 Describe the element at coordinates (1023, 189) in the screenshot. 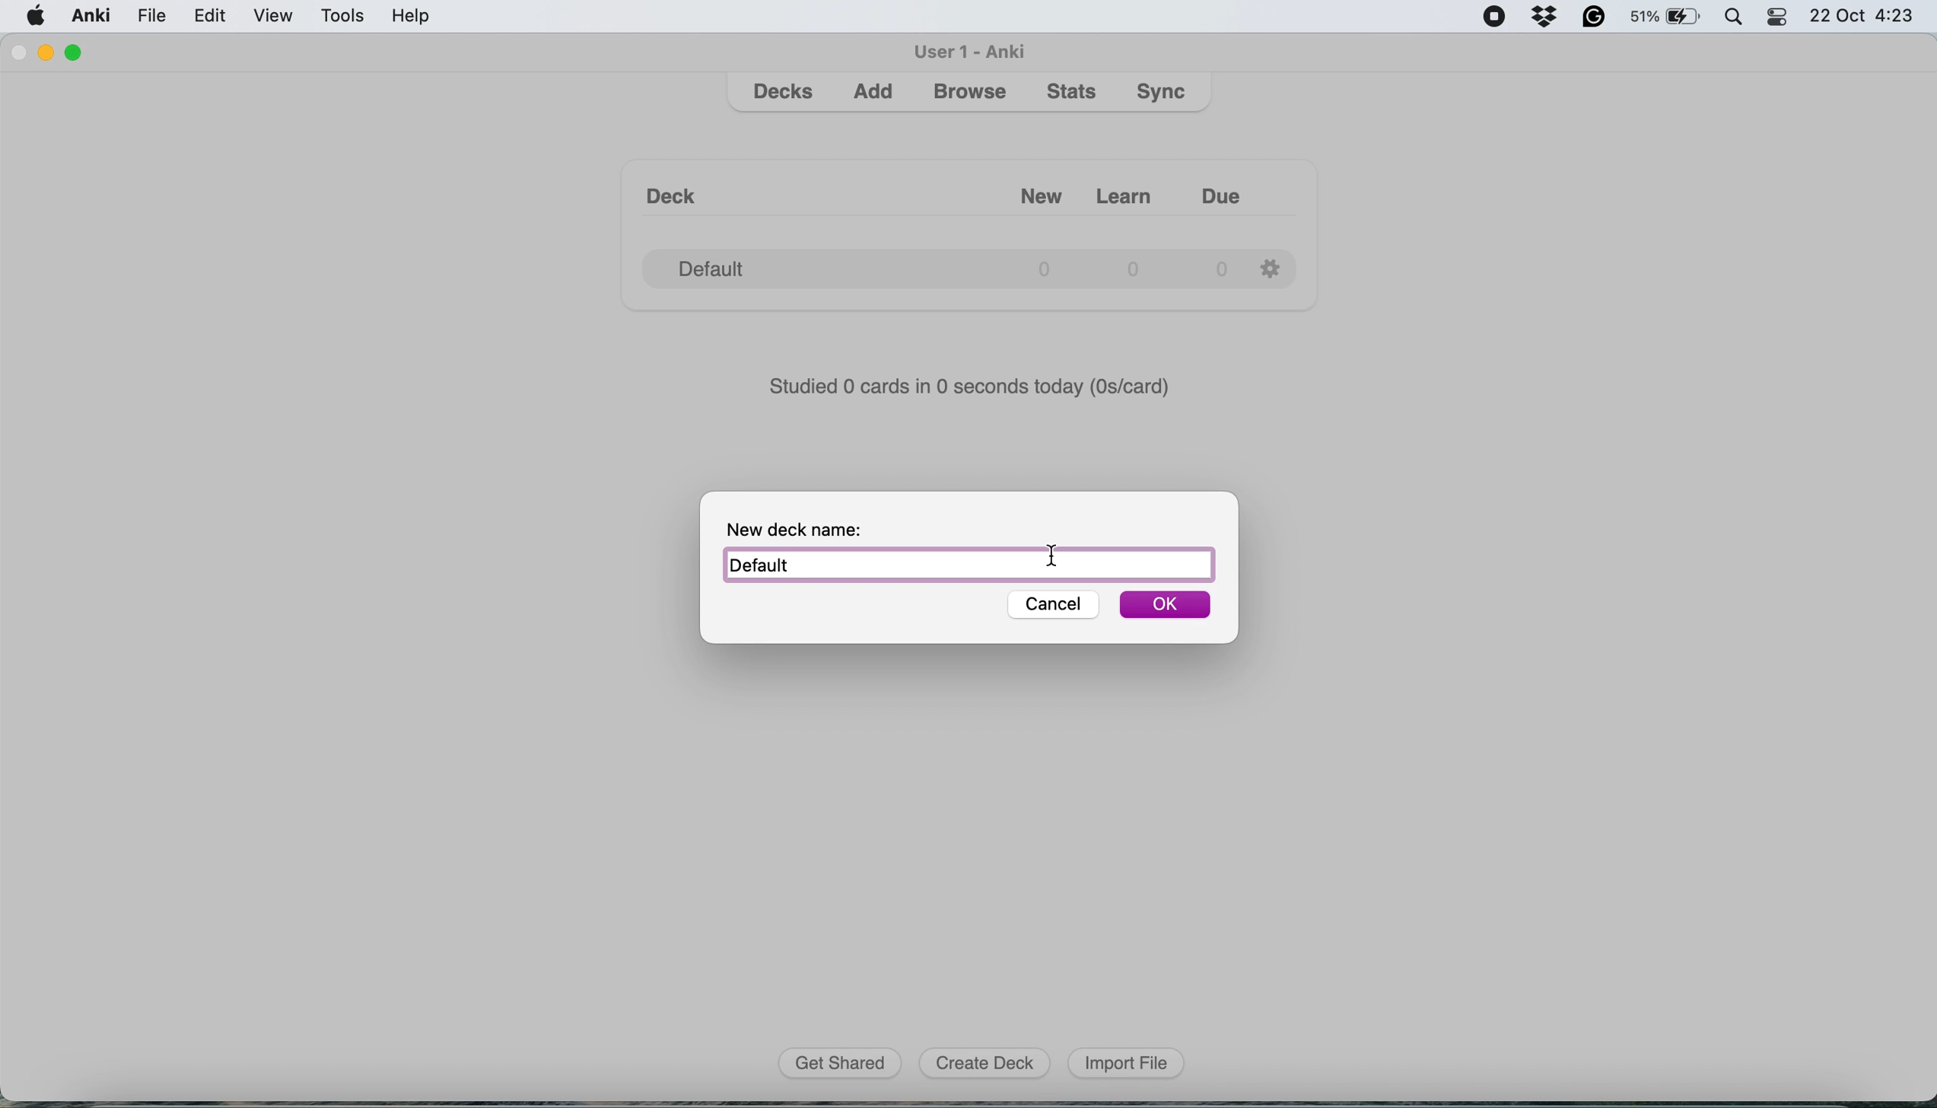

I see `New` at that location.